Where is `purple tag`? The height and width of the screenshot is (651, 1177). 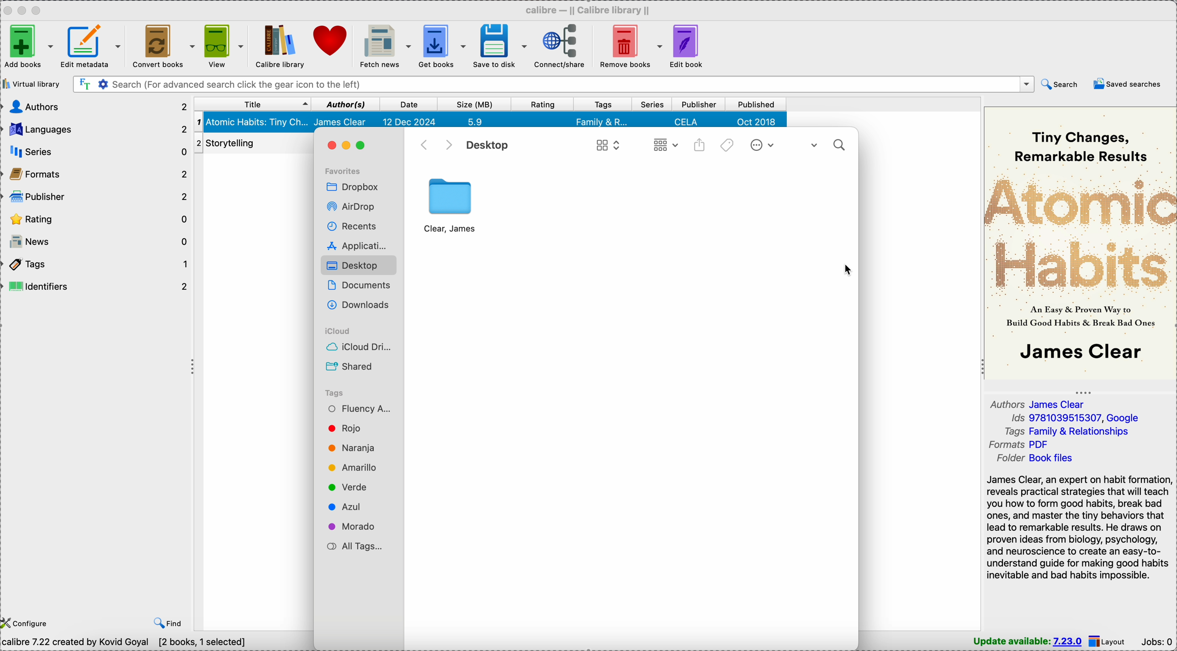 purple tag is located at coordinates (355, 525).